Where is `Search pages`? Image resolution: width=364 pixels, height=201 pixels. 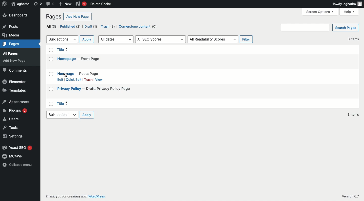 Search pages is located at coordinates (346, 28).